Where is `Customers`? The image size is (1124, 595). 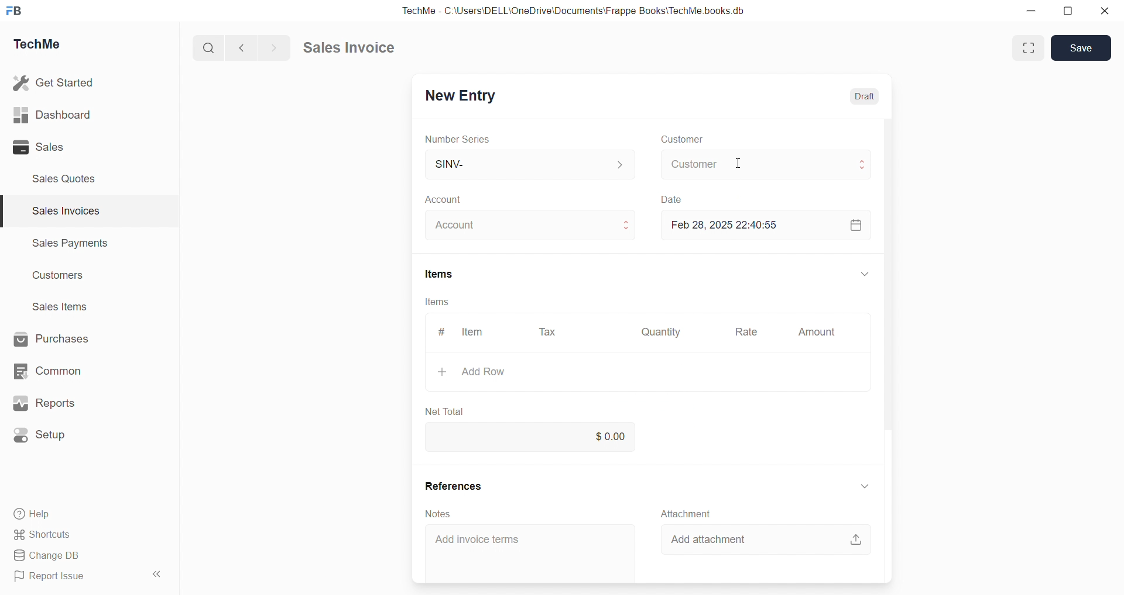
Customers is located at coordinates (60, 276).